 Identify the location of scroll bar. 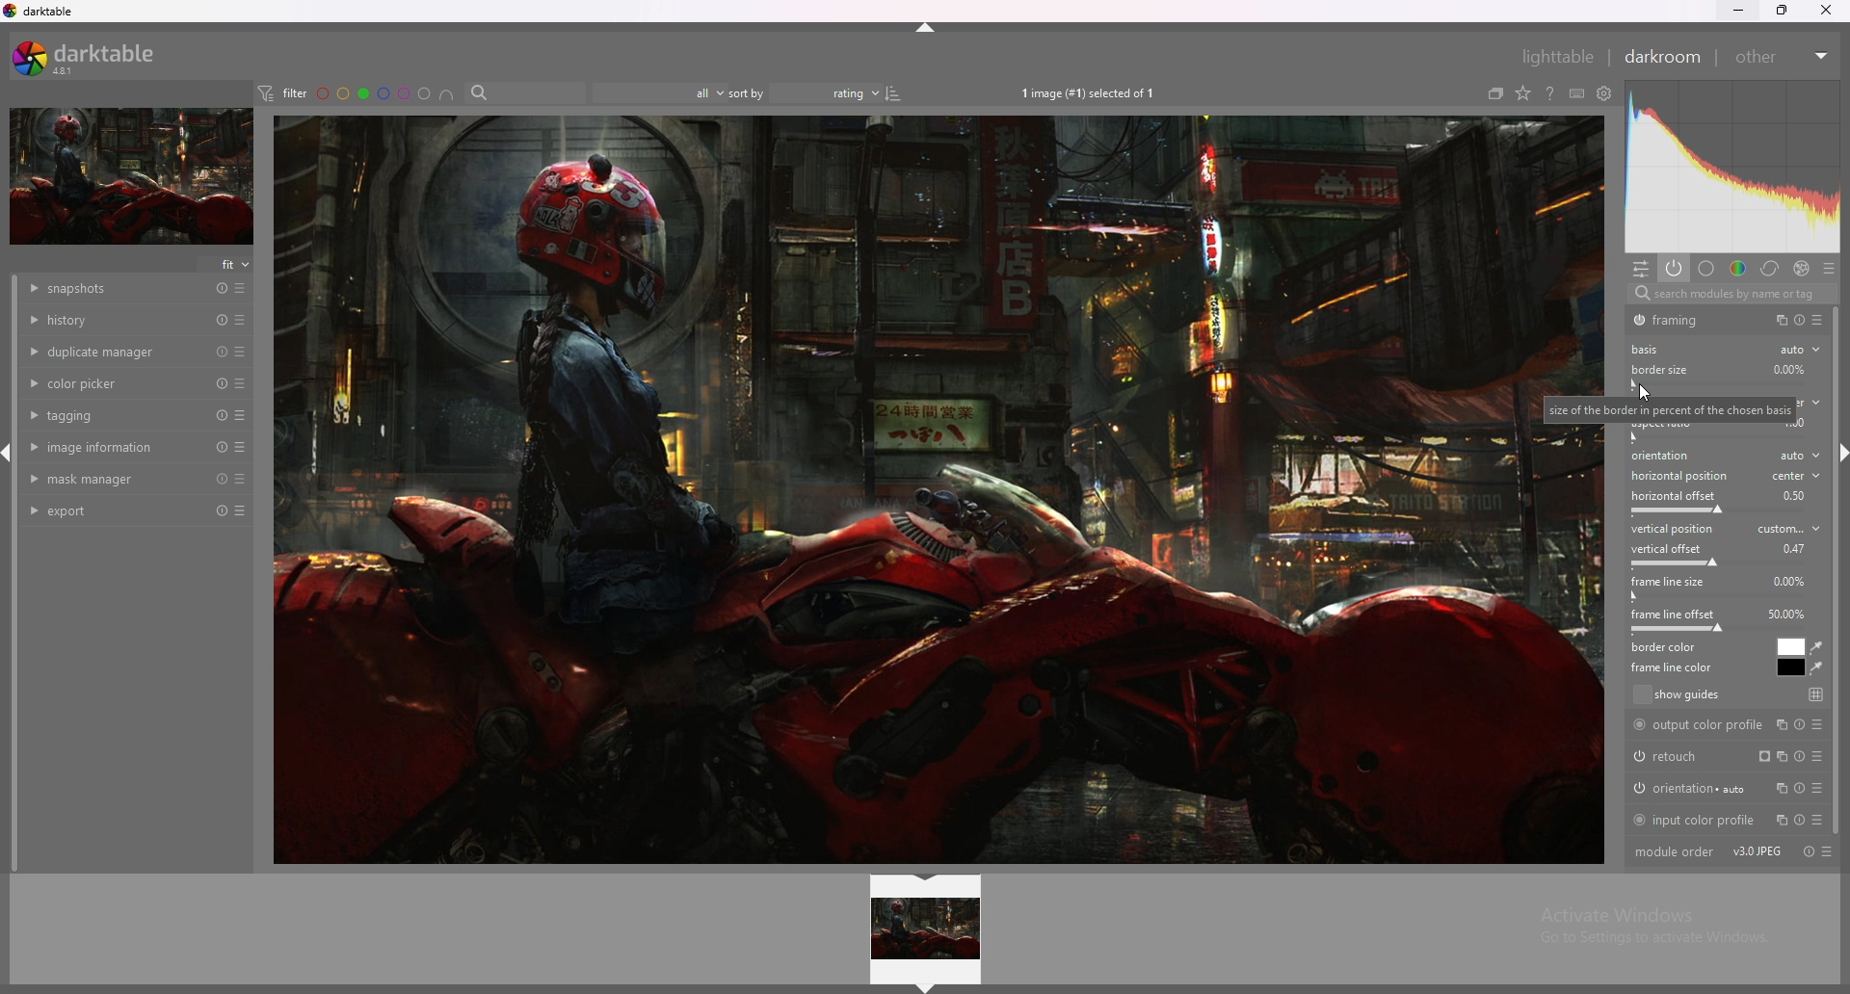
(17, 574).